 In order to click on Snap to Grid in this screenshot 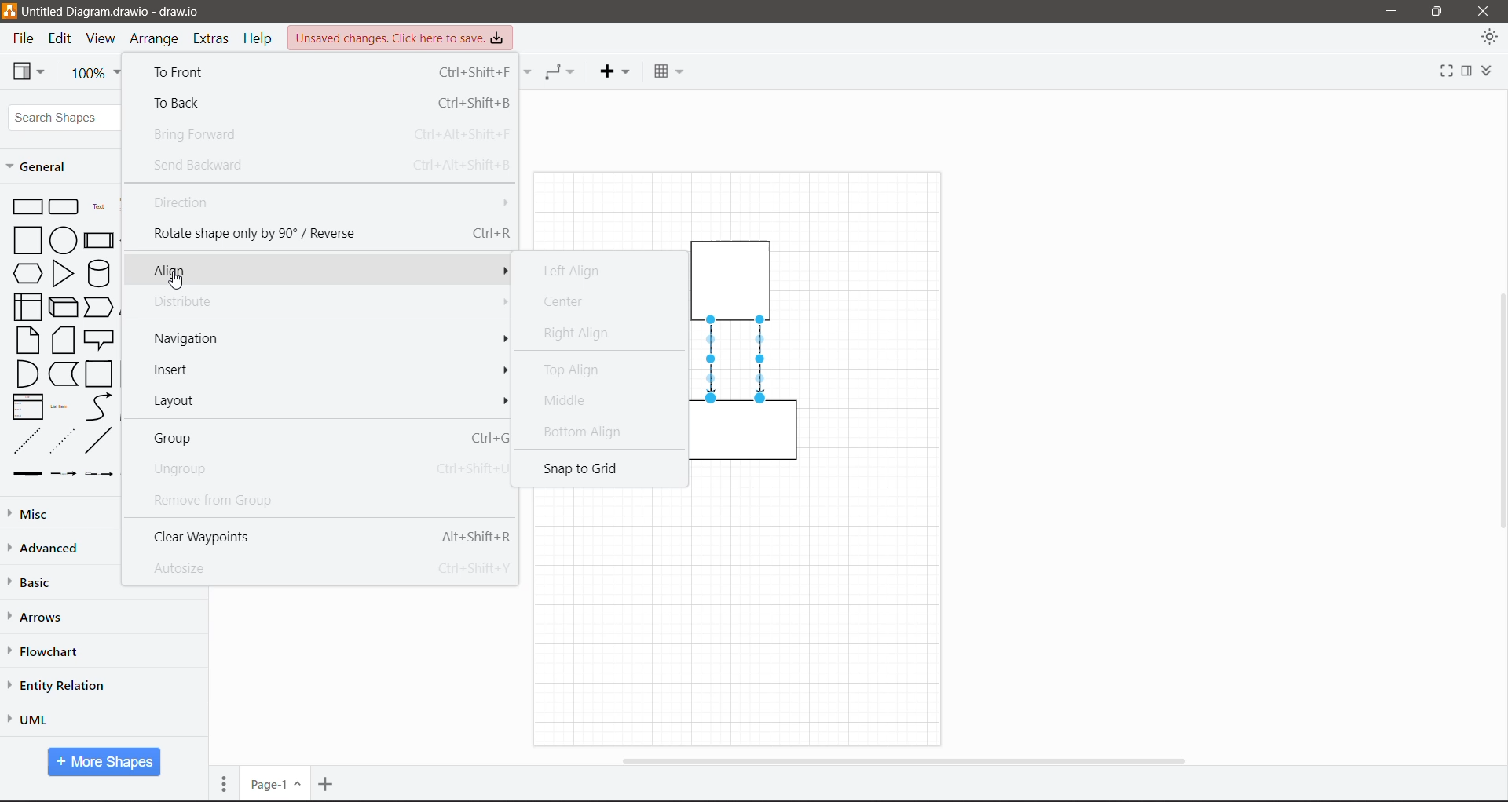, I will do `click(591, 470)`.